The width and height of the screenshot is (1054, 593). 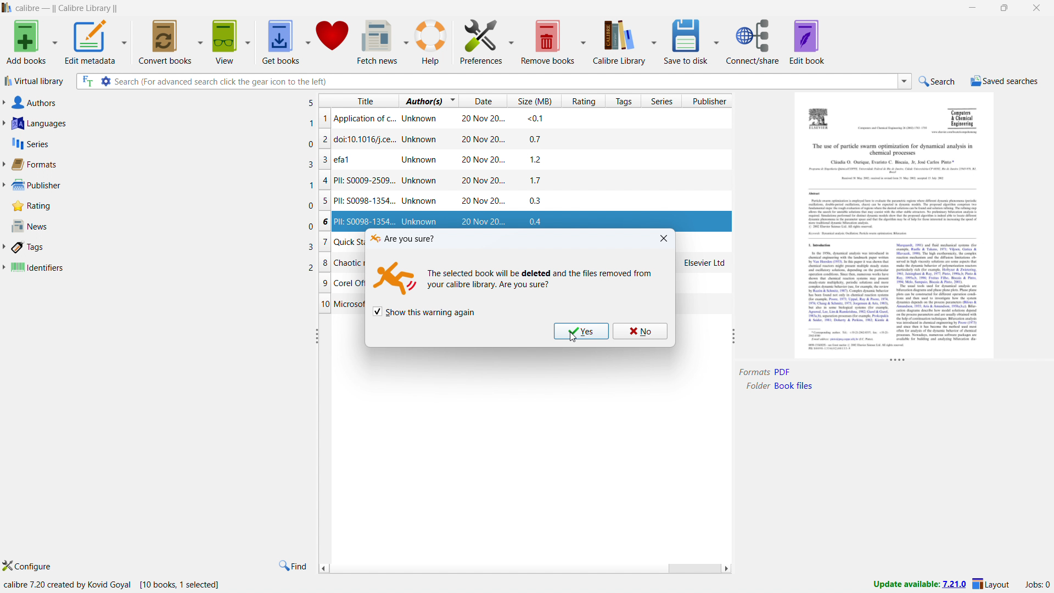 I want to click on sort by date, so click(x=482, y=100).